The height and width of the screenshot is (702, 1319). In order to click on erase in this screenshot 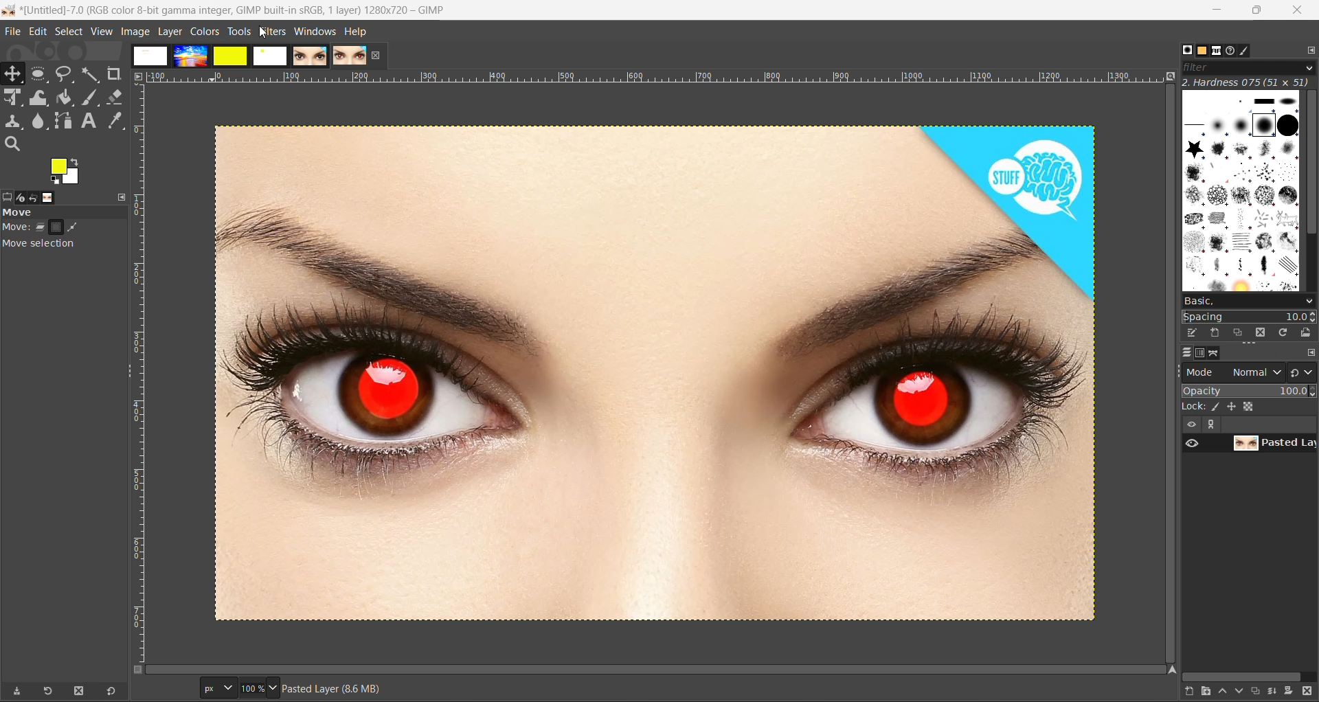, I will do `click(116, 97)`.